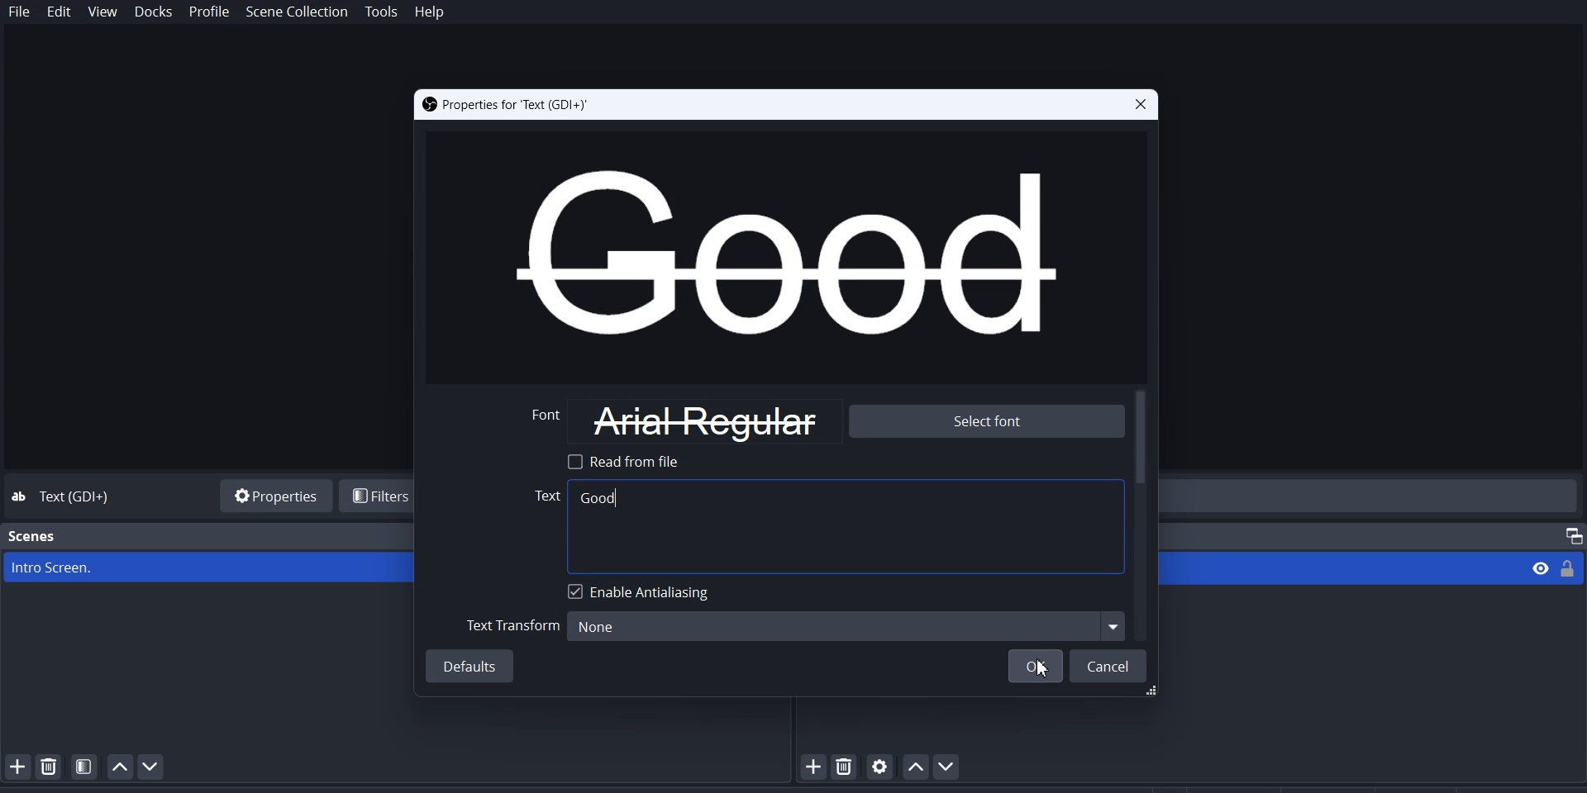 Image resolution: width=1587 pixels, height=793 pixels. What do you see at coordinates (273, 494) in the screenshot?
I see `Properties` at bounding box center [273, 494].